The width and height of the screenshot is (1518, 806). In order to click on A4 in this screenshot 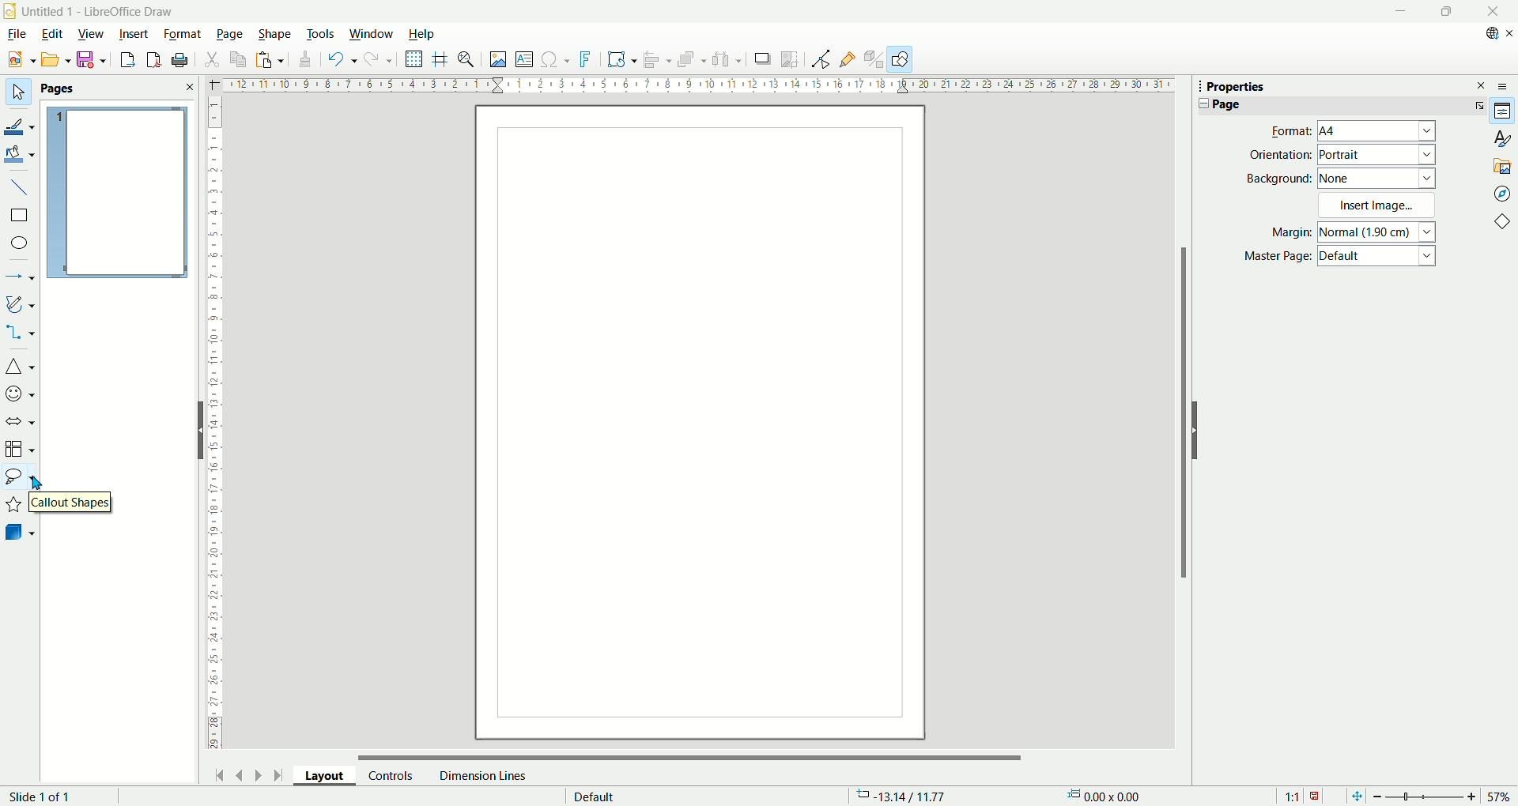, I will do `click(1378, 132)`.